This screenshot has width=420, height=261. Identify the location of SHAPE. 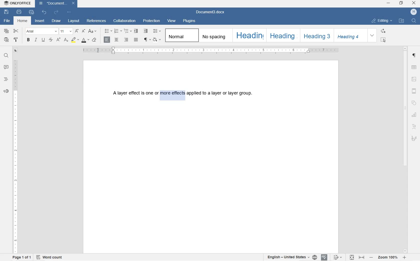
(414, 103).